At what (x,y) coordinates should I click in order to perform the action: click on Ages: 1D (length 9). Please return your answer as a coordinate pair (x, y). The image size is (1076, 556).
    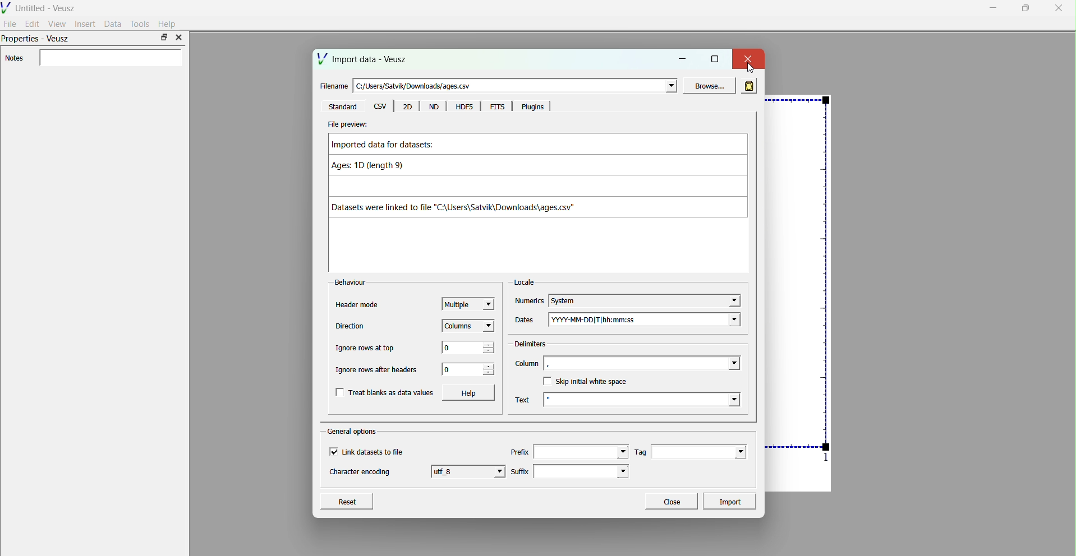
    Looking at the image, I should click on (375, 167).